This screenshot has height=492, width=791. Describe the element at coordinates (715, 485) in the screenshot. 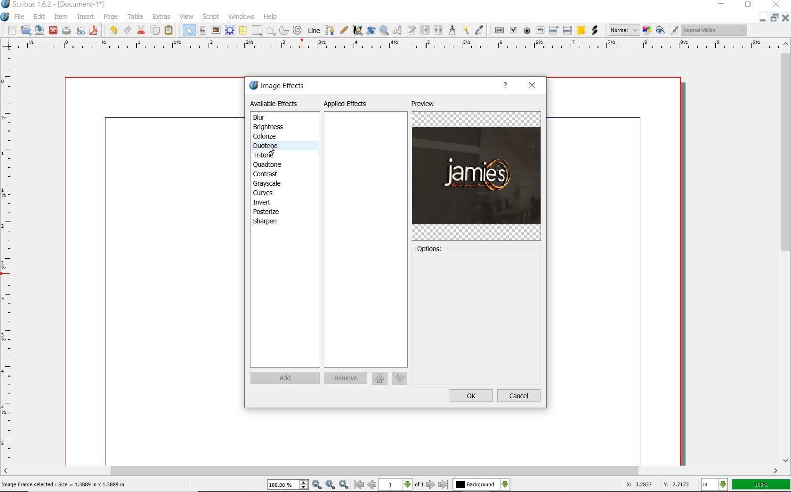

I see `select the current unit` at that location.